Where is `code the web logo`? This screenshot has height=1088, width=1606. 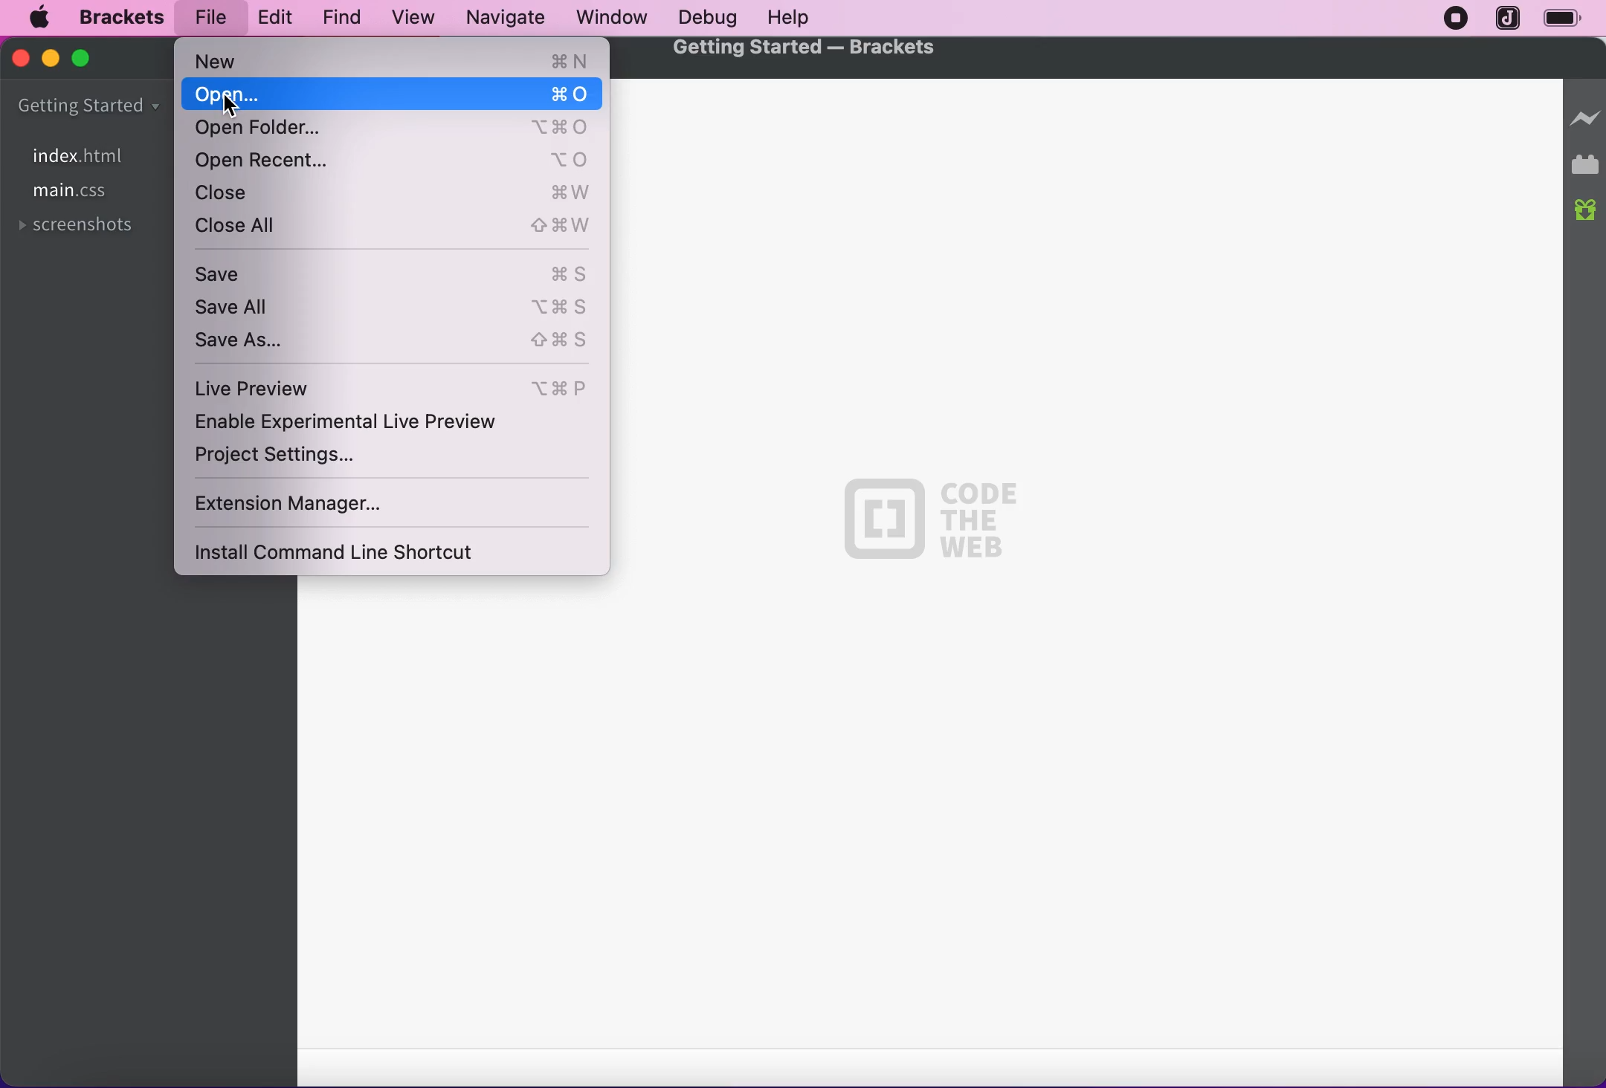 code the web logo is located at coordinates (929, 517).